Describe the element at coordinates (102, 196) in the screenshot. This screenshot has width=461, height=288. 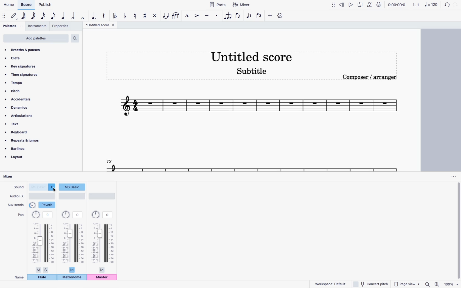
I see `audio type` at that location.